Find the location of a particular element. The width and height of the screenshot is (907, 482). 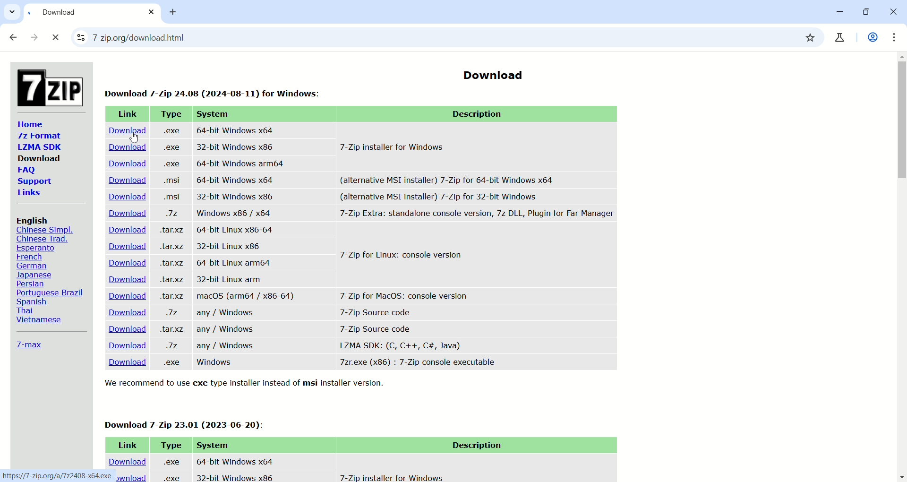

Type is located at coordinates (170, 114).